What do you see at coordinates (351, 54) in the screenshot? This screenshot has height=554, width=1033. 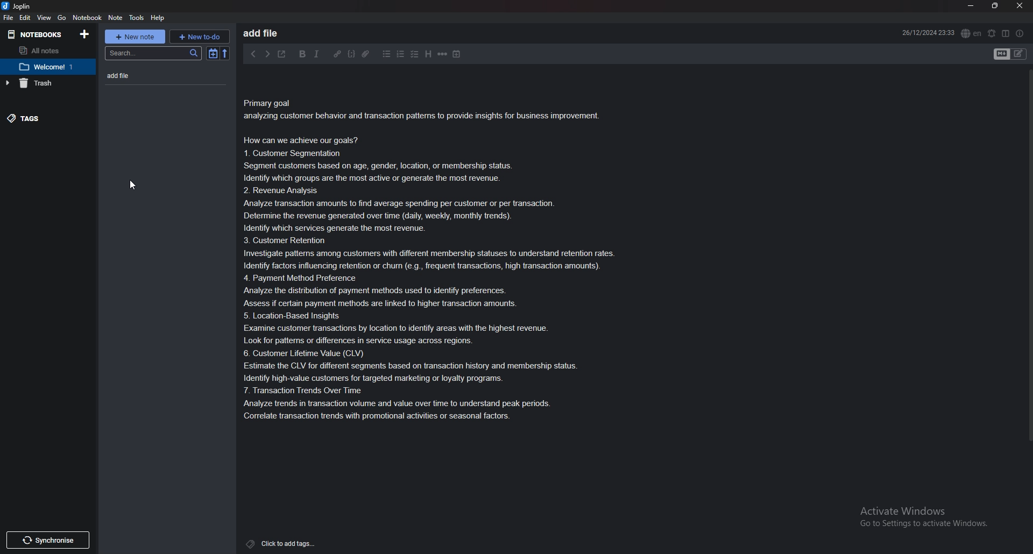 I see `code` at bounding box center [351, 54].